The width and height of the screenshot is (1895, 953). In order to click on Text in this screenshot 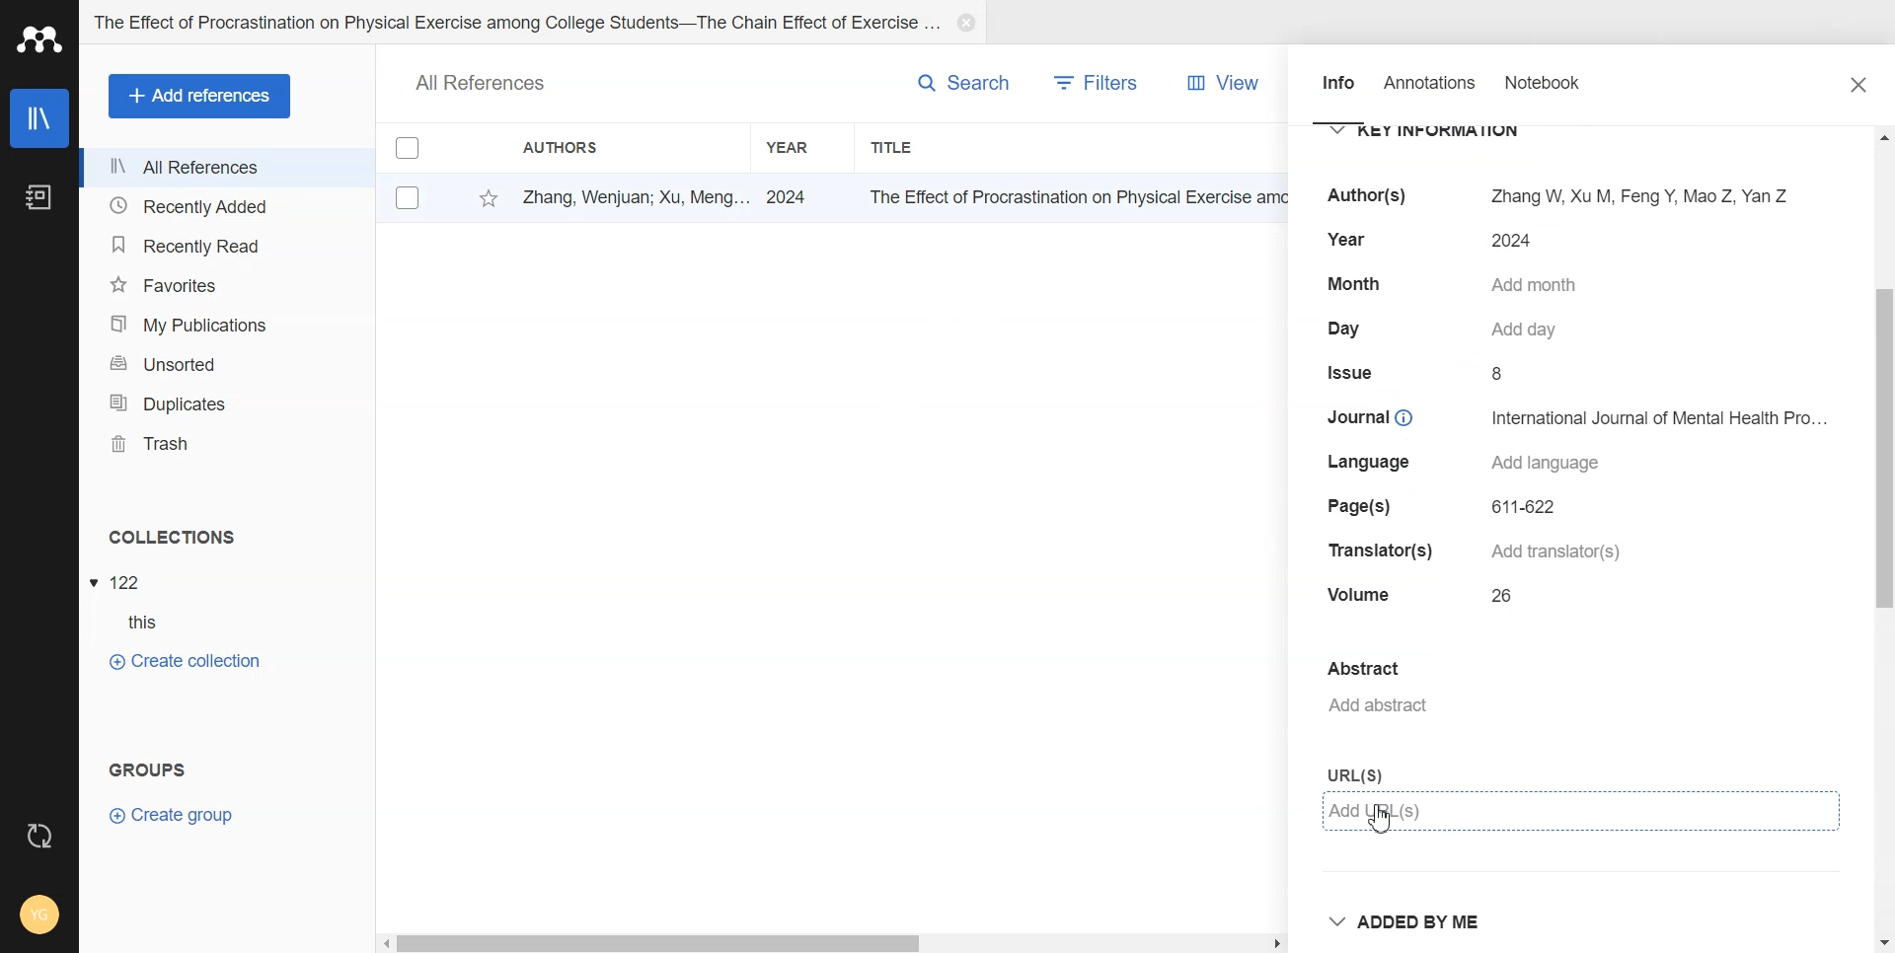, I will do `click(171, 538)`.